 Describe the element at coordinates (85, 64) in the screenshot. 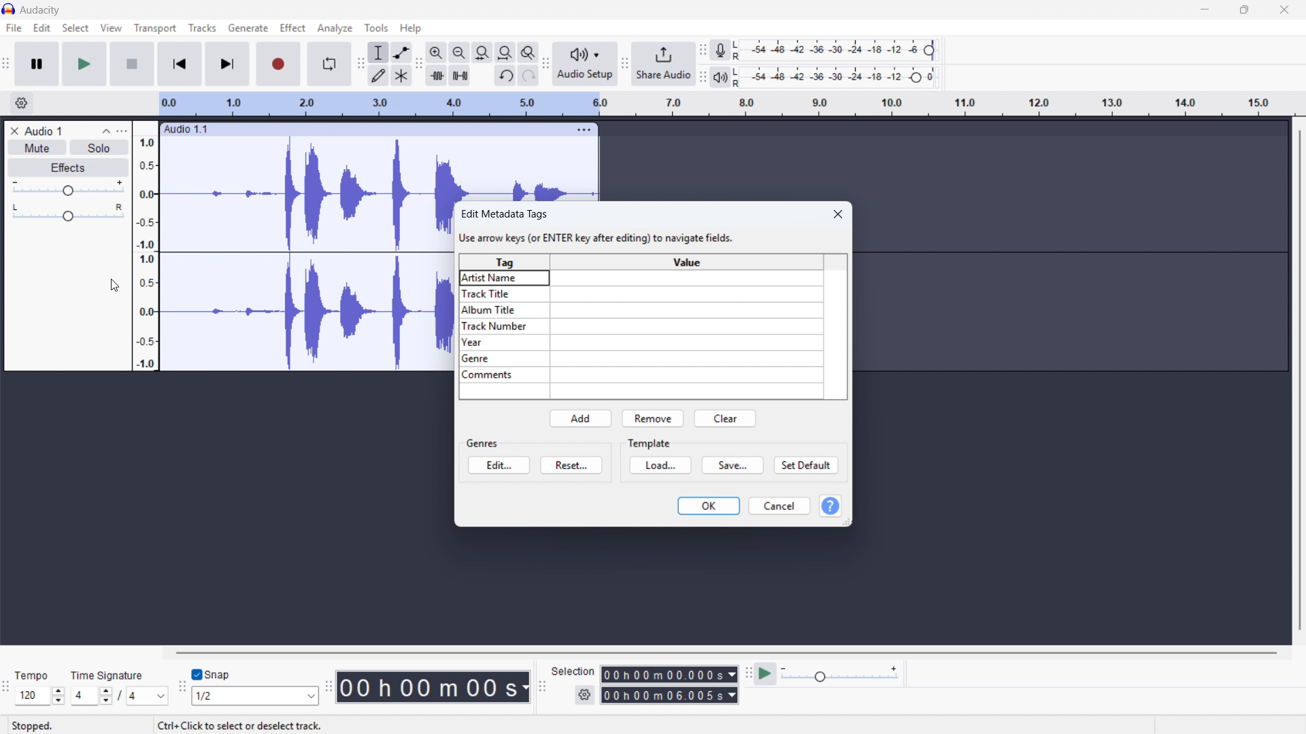

I see `play` at that location.